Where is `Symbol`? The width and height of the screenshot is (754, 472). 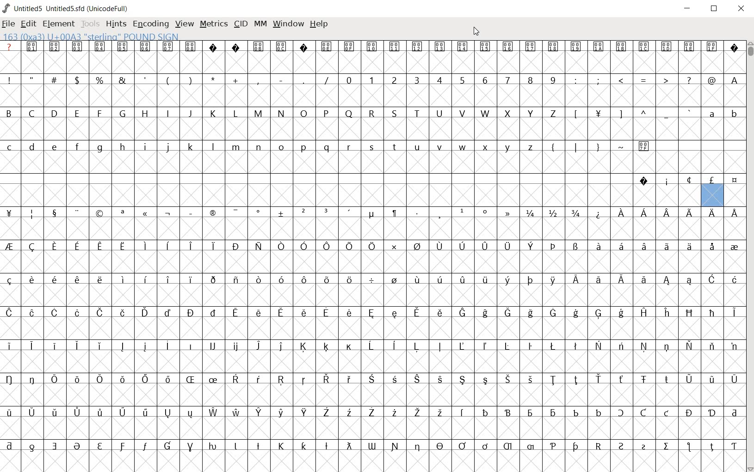 Symbol is located at coordinates (688, 379).